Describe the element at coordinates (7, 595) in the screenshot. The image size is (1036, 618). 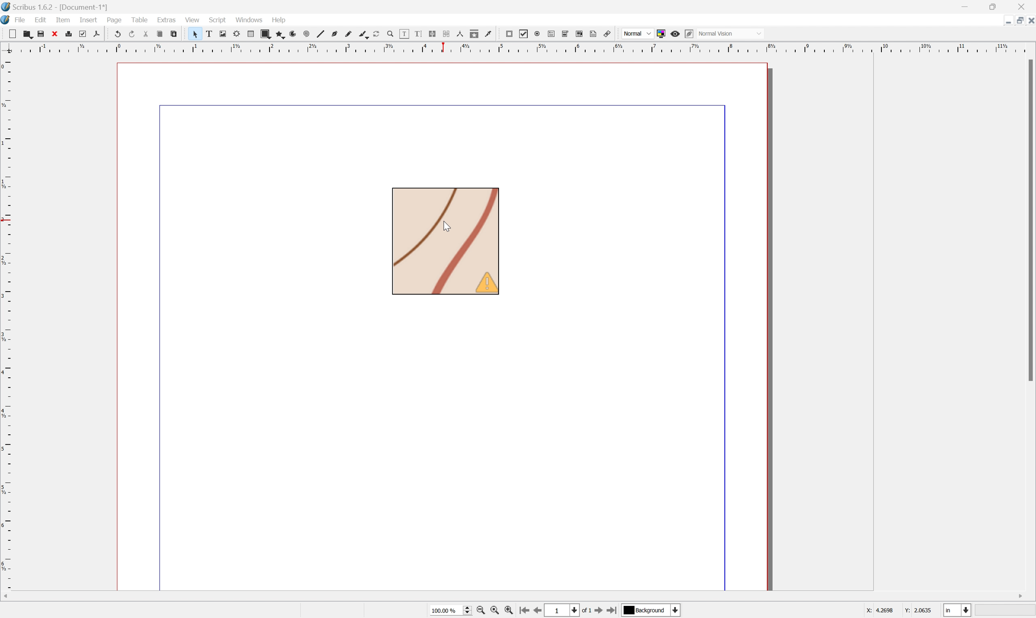
I see `Scroll left` at that location.